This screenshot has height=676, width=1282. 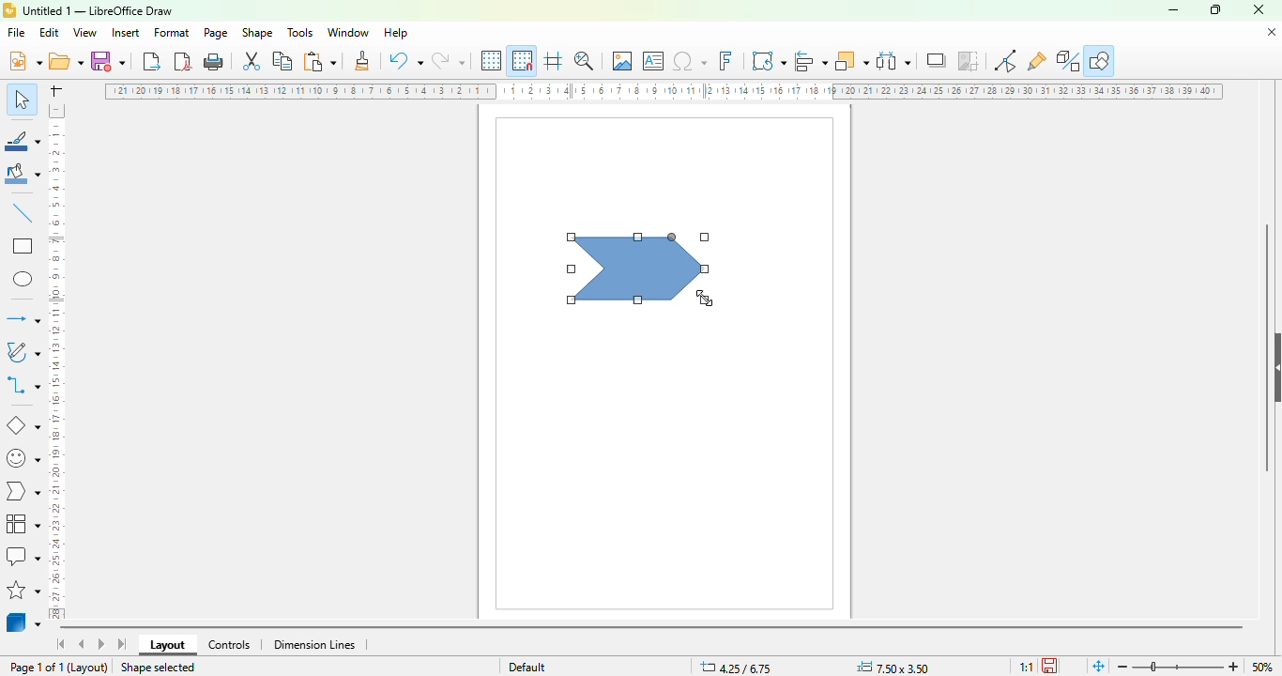 What do you see at coordinates (554, 60) in the screenshot?
I see `helplines while moving` at bounding box center [554, 60].